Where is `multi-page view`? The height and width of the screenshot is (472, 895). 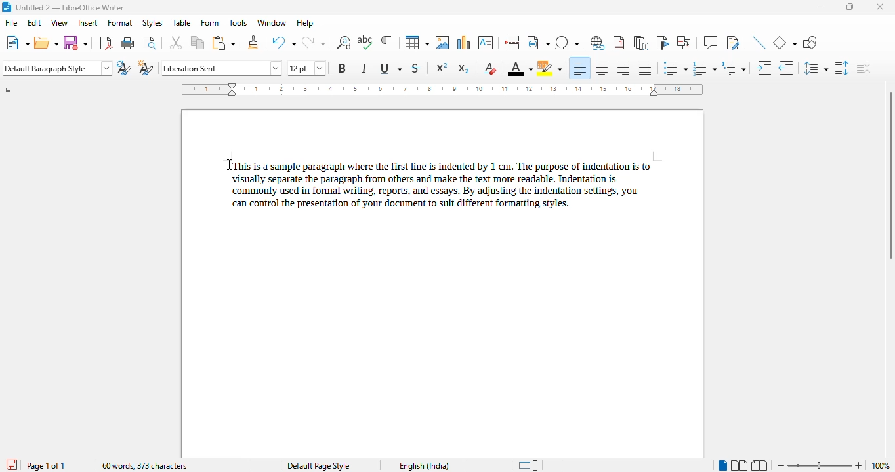 multi-page view is located at coordinates (739, 465).